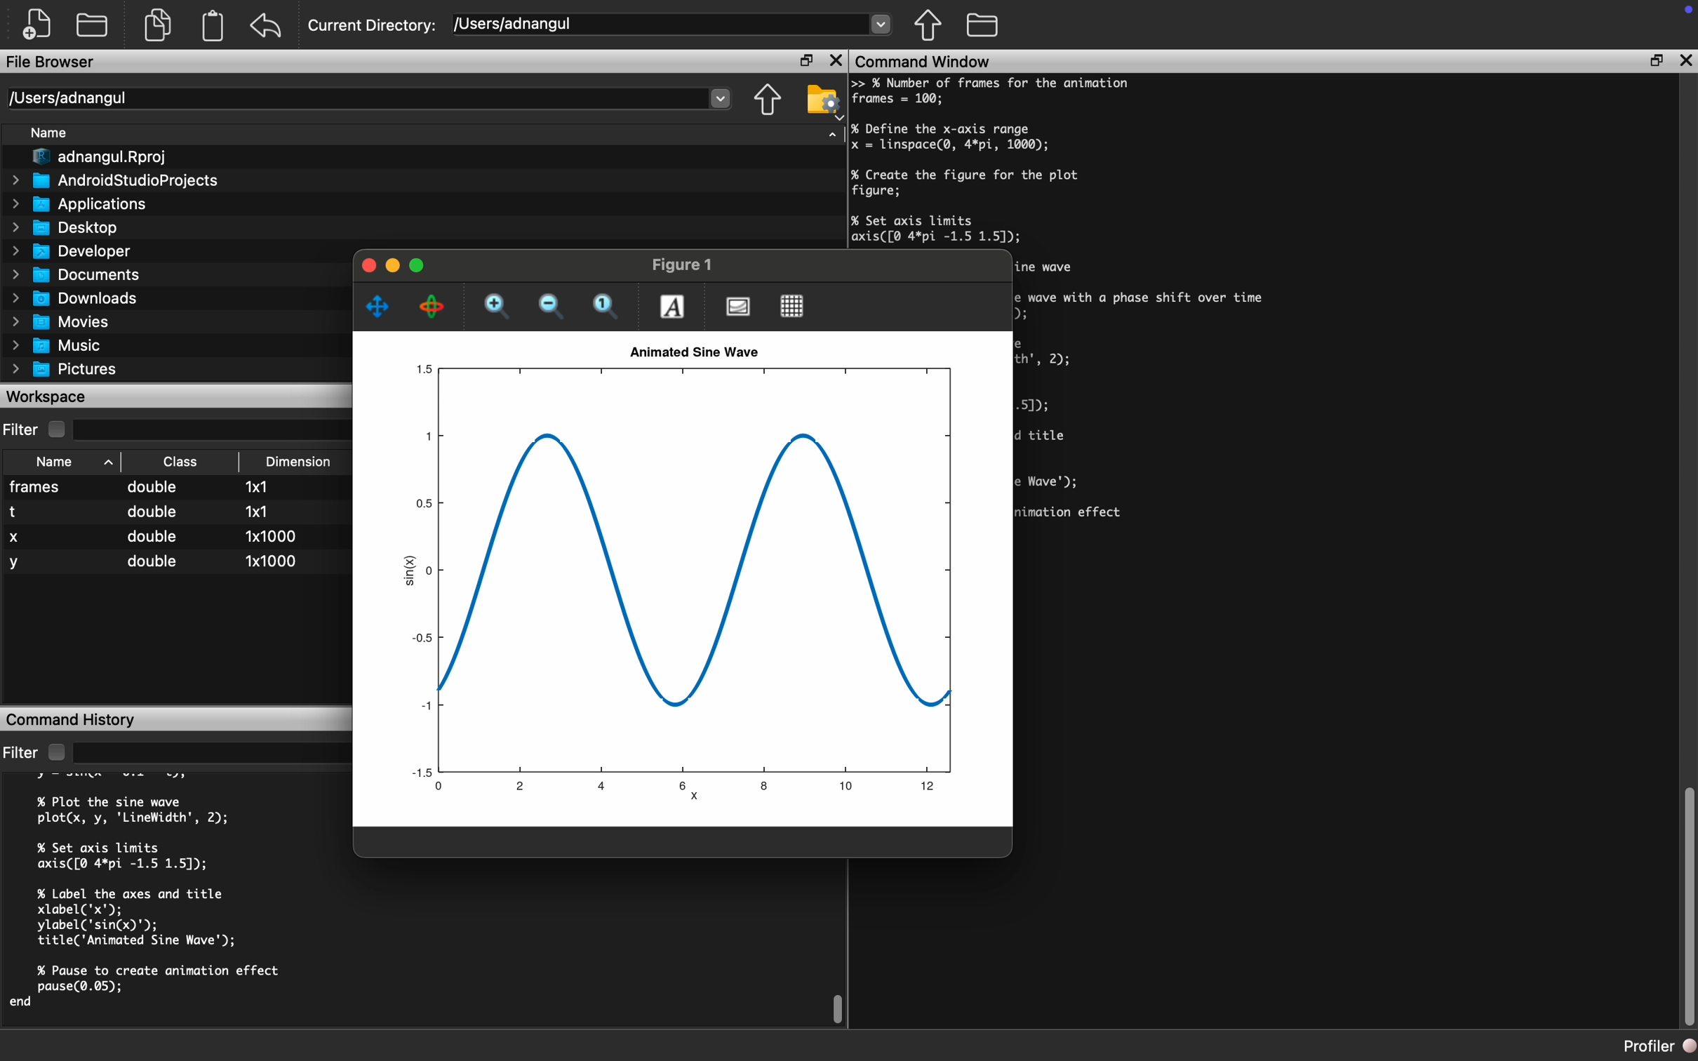  I want to click on File Browser, so click(53, 64).